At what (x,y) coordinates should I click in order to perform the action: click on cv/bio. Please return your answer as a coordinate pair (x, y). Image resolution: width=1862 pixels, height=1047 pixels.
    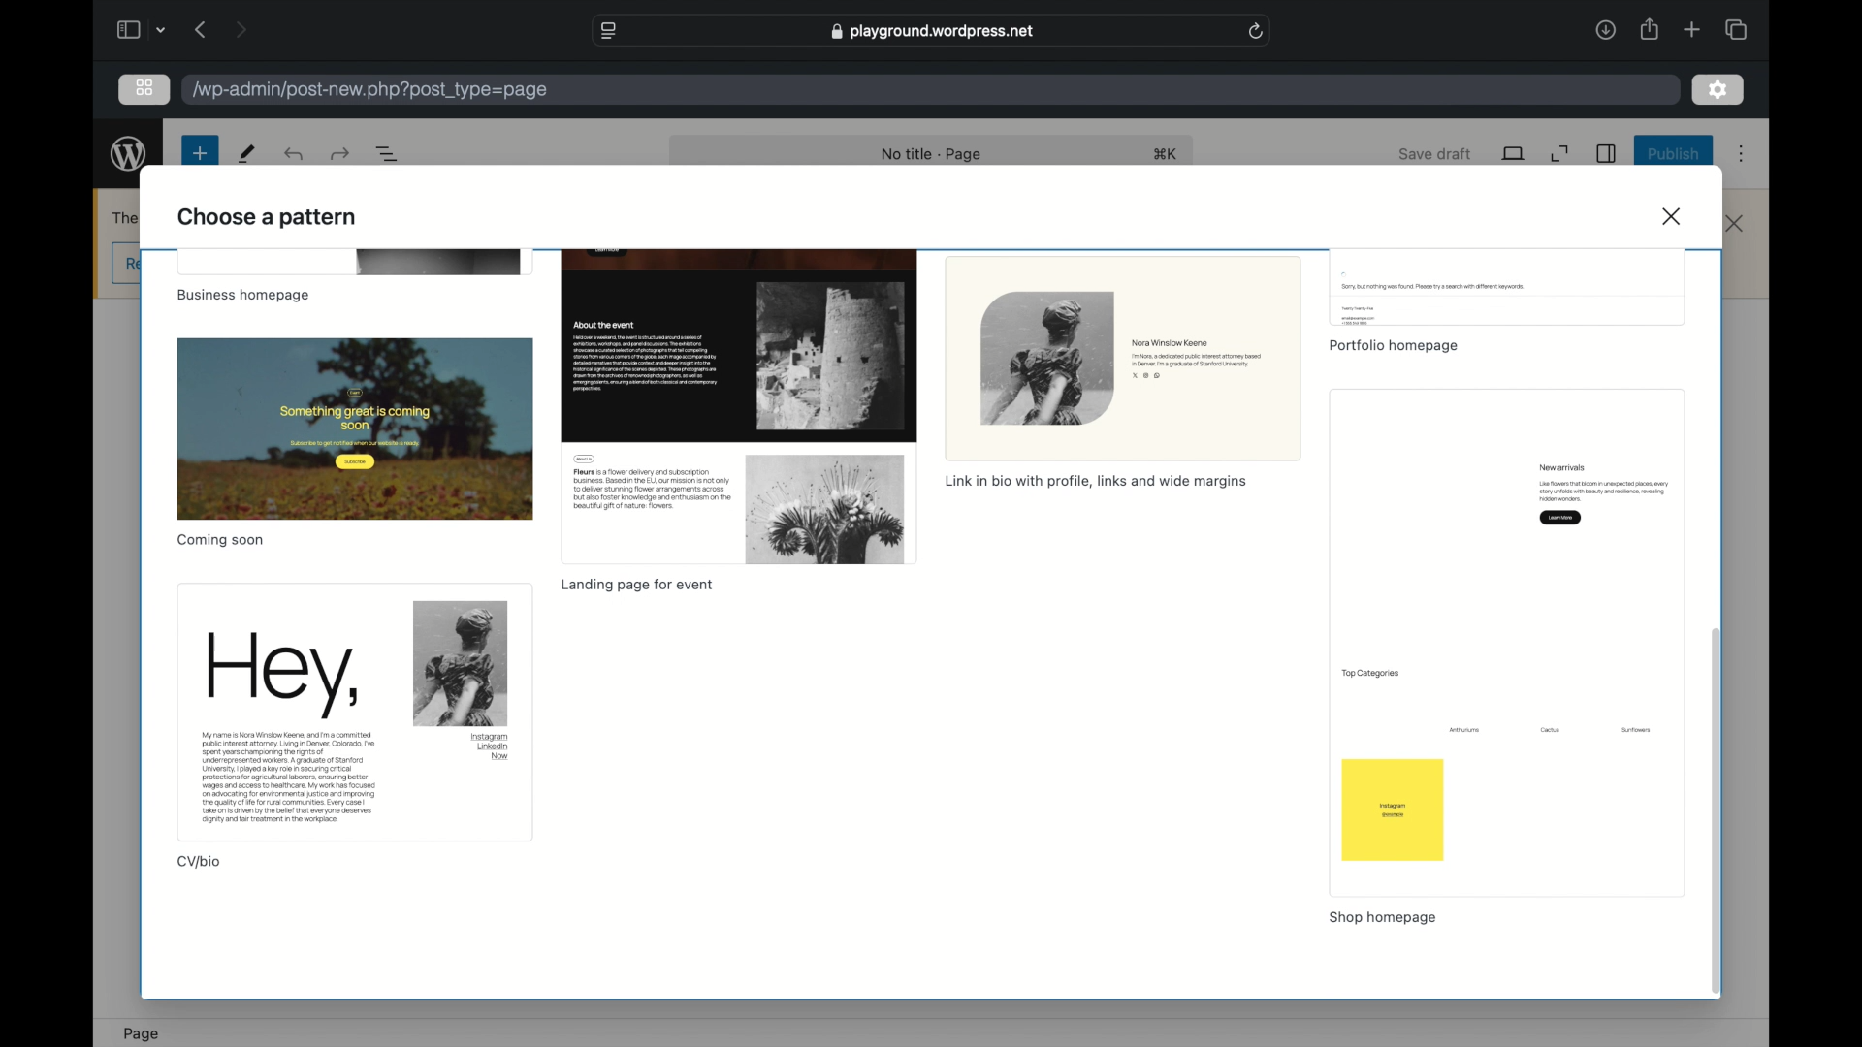
    Looking at the image, I should click on (200, 863).